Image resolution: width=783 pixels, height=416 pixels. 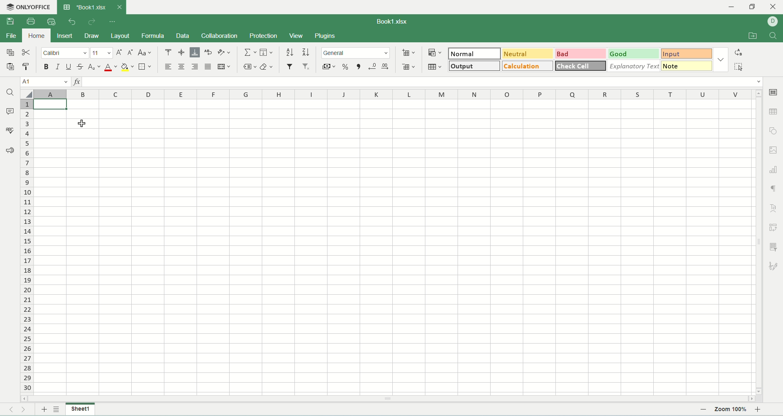 I want to click on close, so click(x=773, y=7).